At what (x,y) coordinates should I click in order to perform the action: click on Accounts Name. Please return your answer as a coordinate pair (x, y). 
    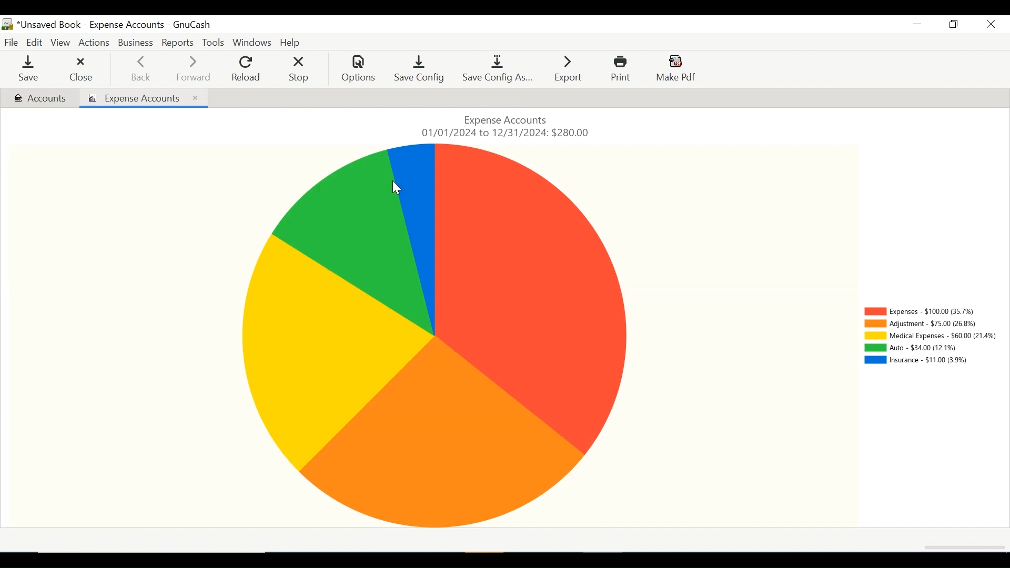
    Looking at the image, I should click on (109, 24).